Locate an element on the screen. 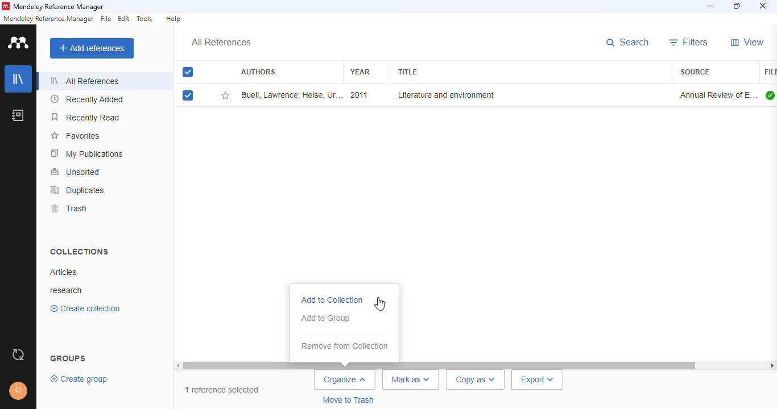  articles collection created is located at coordinates (63, 272).